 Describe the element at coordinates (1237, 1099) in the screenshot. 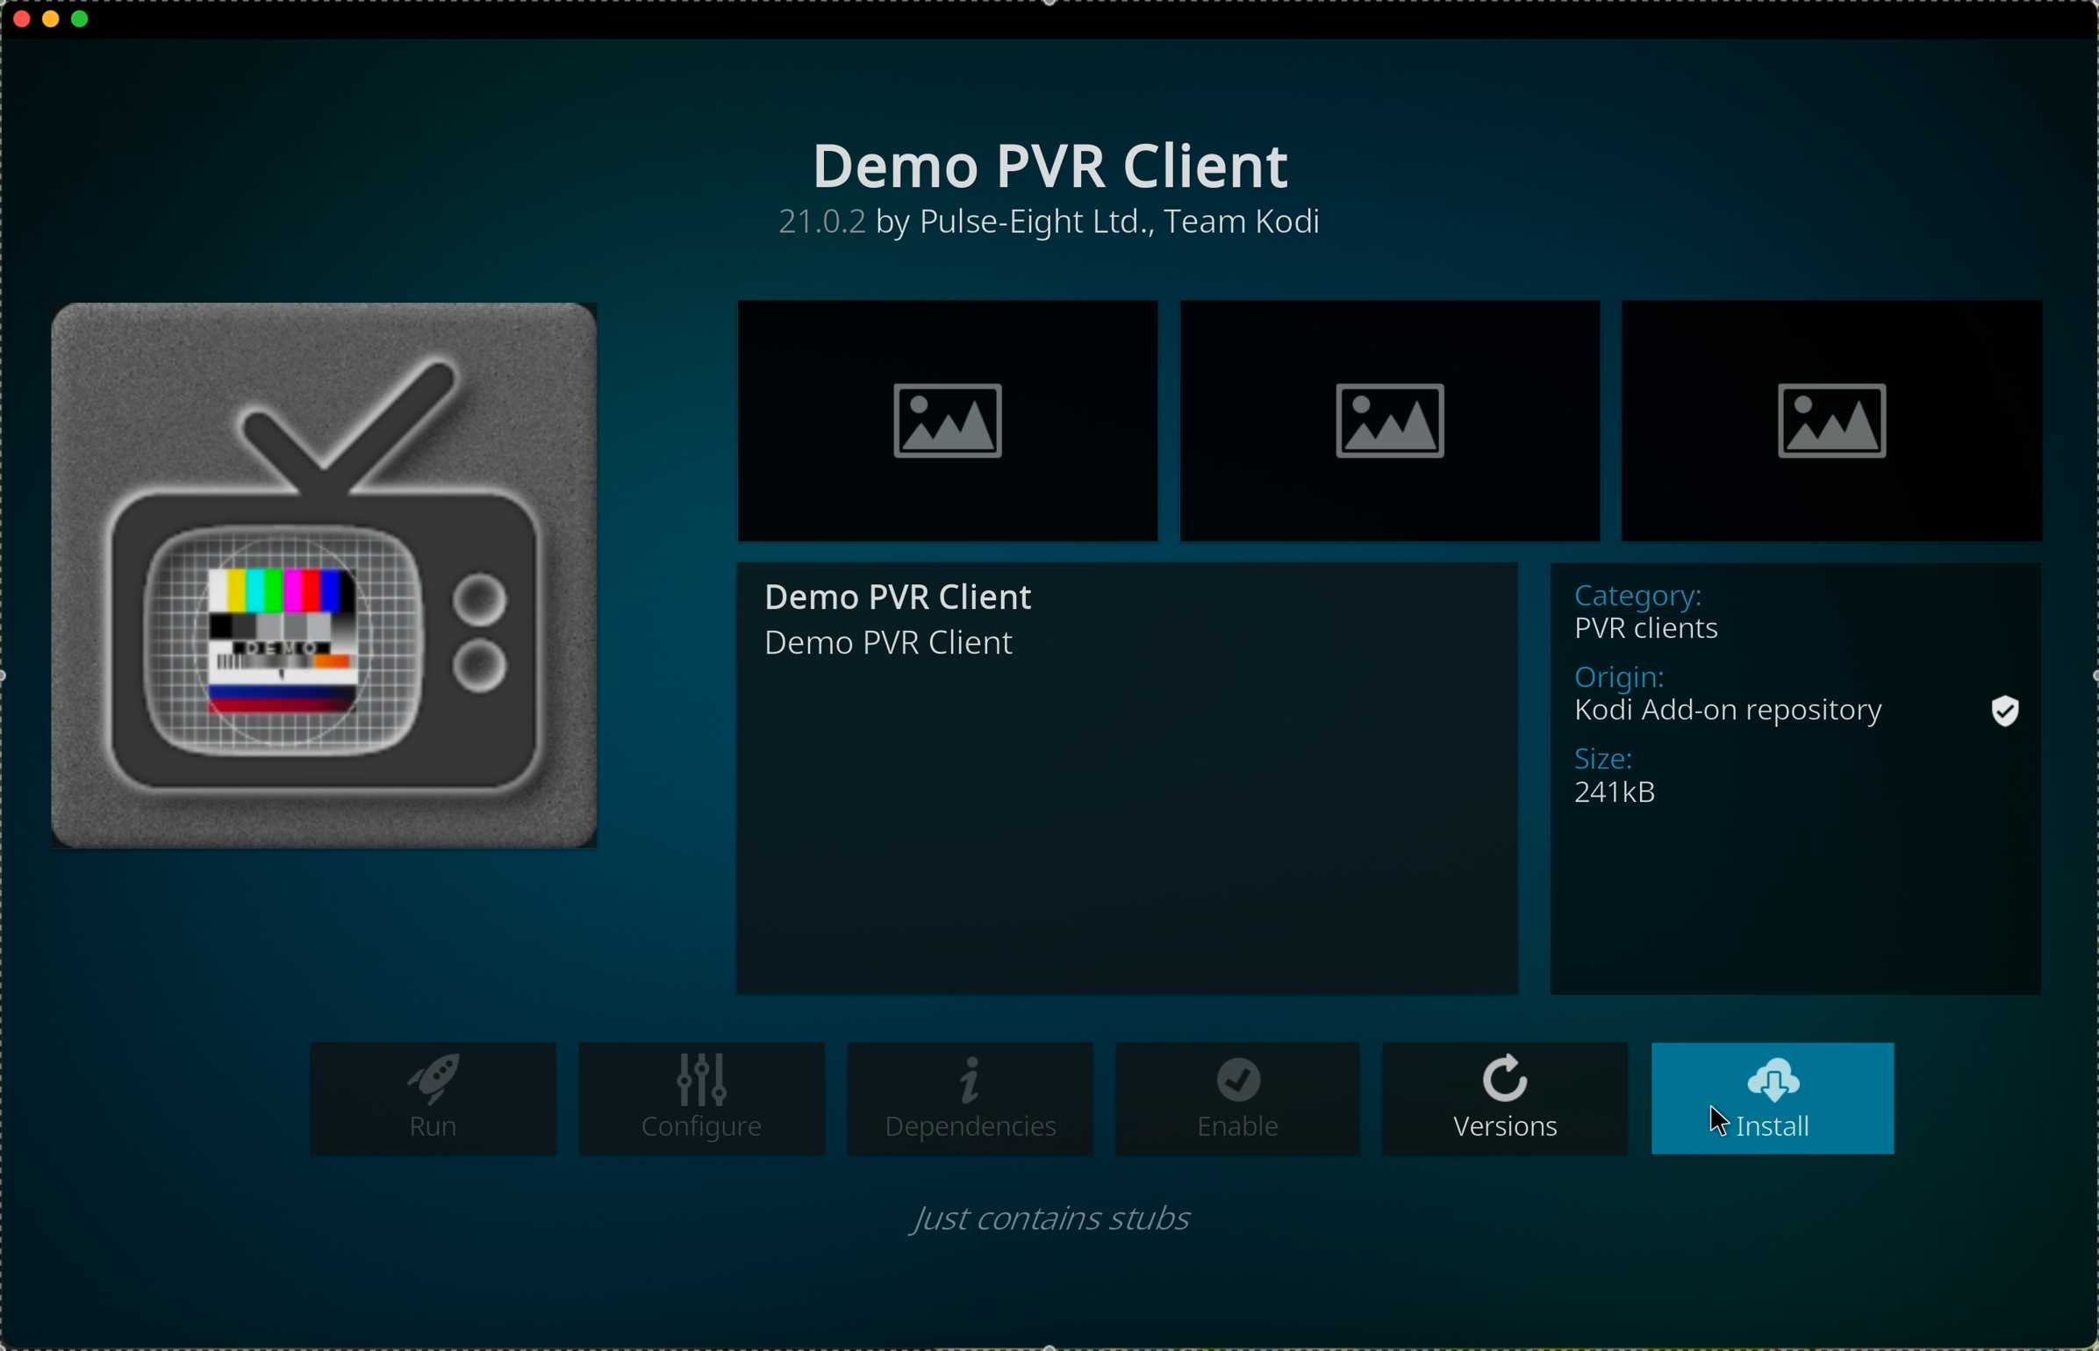

I see `enable` at that location.